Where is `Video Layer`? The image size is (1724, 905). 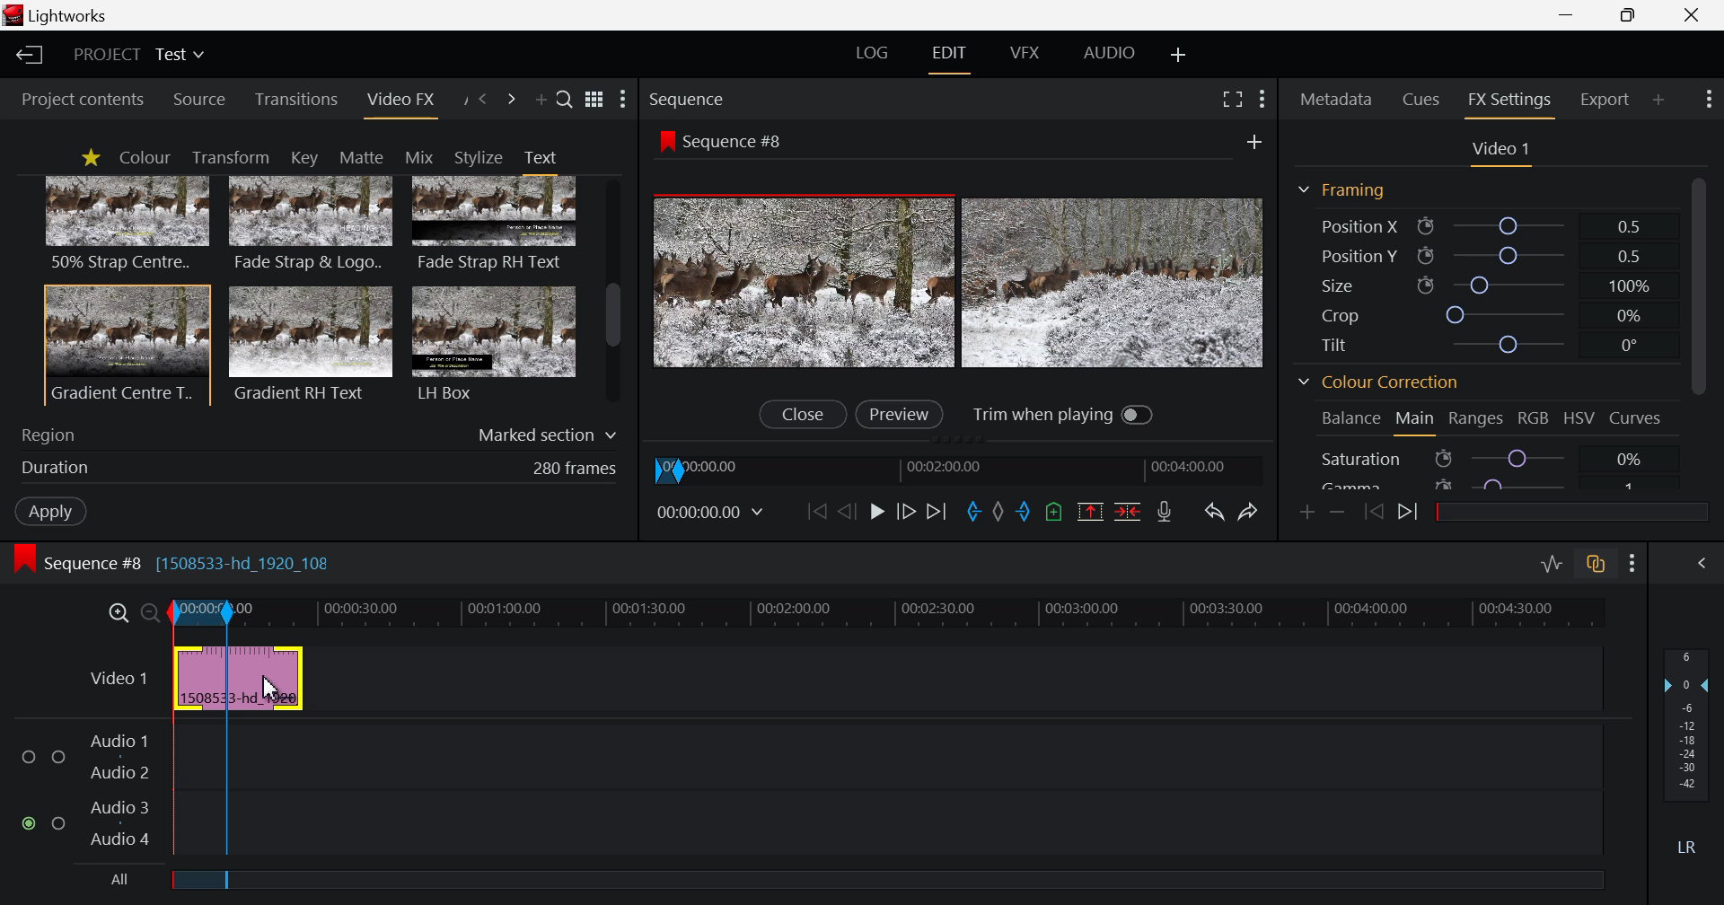
Video Layer is located at coordinates (117, 675).